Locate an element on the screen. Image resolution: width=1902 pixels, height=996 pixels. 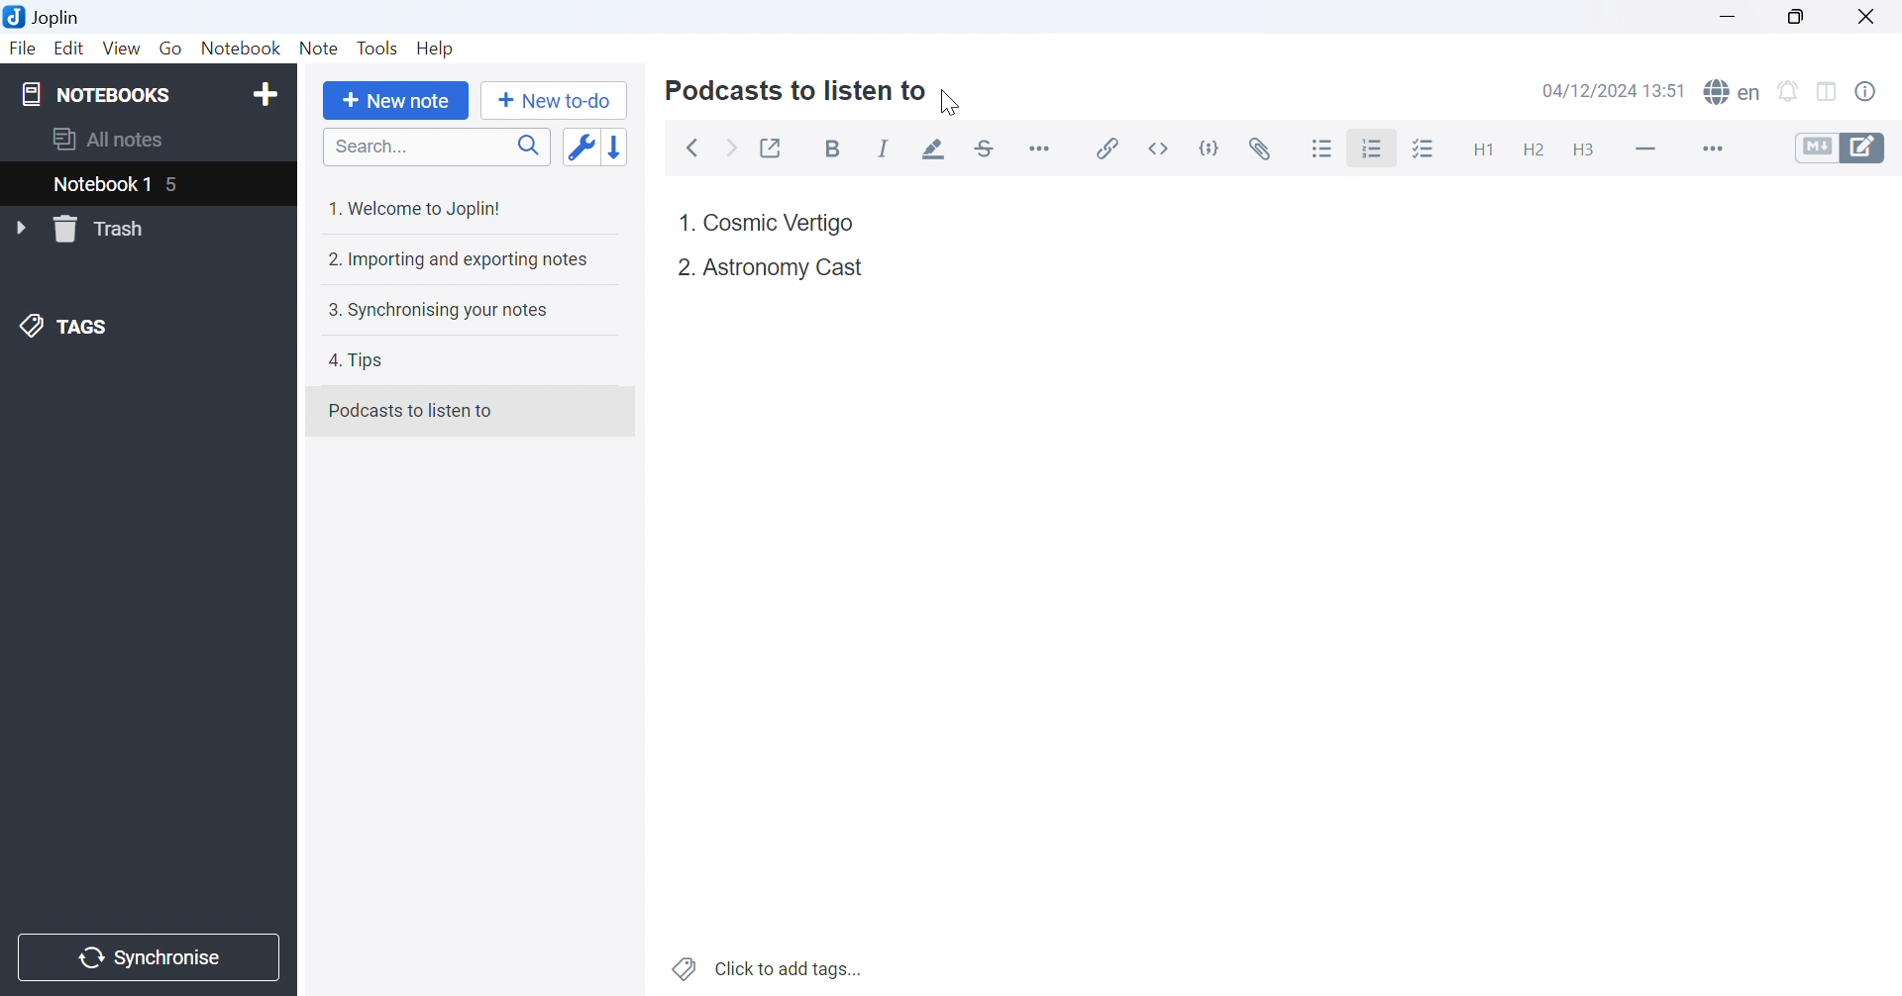
Note is located at coordinates (319, 48).